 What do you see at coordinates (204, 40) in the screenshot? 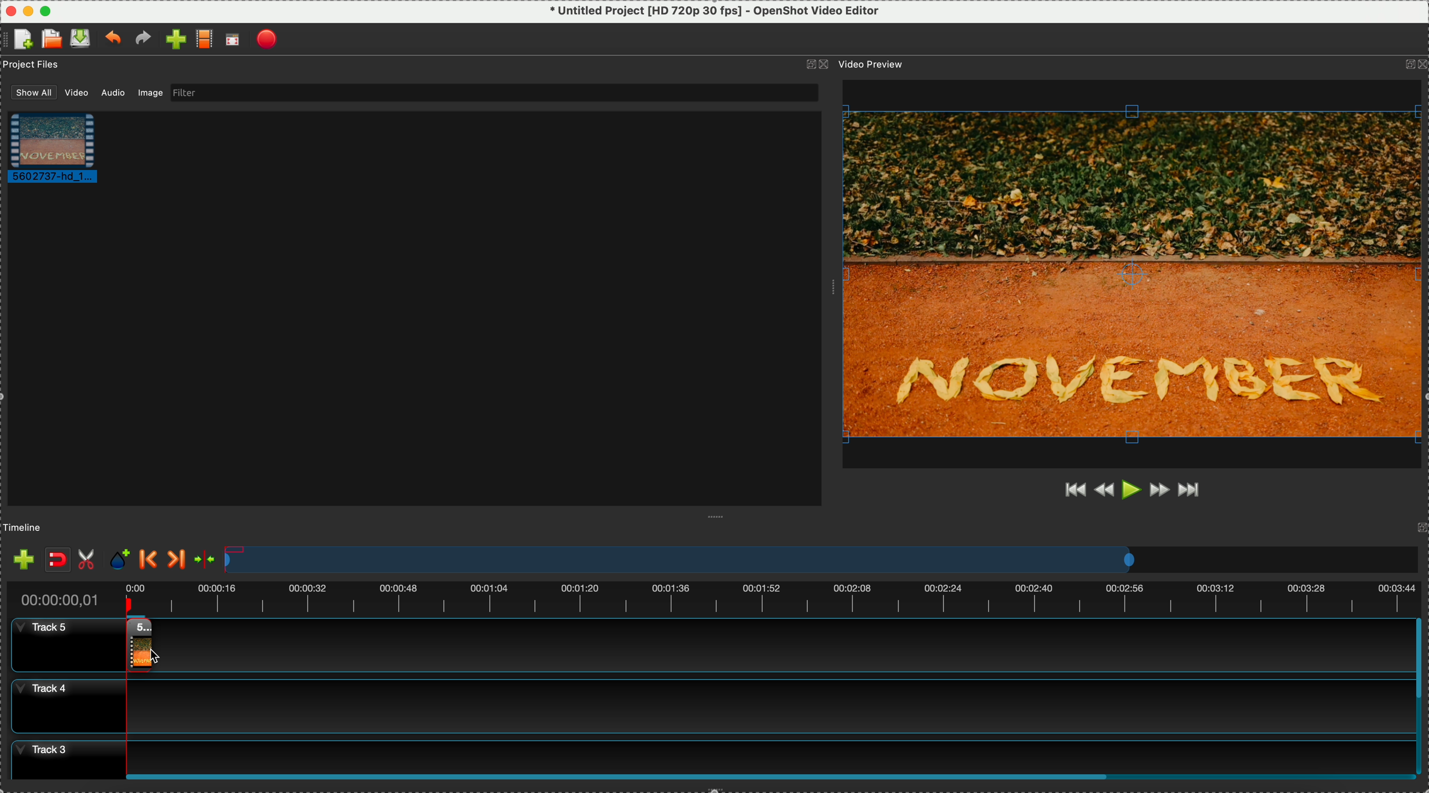
I see `choose profile` at bounding box center [204, 40].